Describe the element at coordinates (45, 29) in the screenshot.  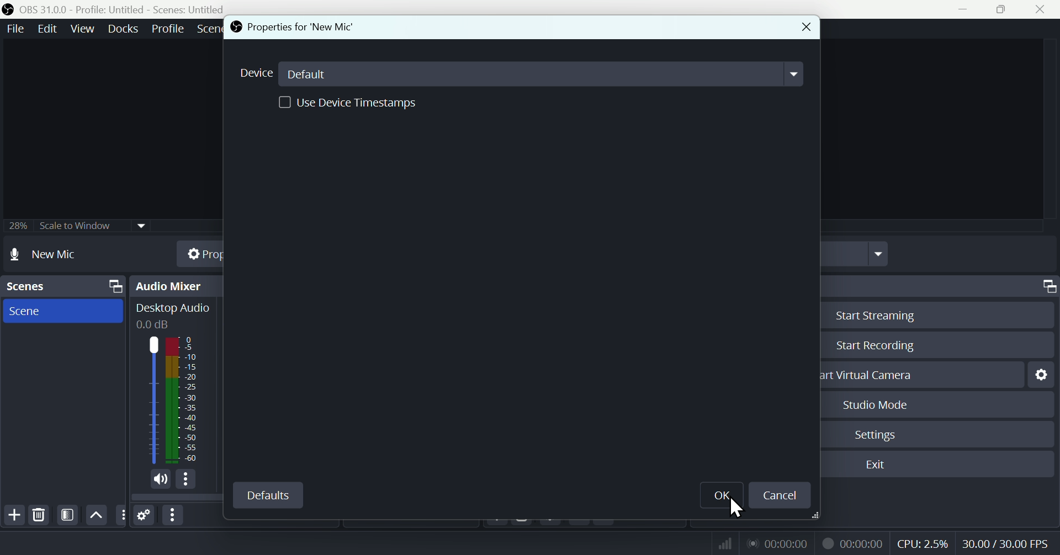
I see `Edit` at that location.